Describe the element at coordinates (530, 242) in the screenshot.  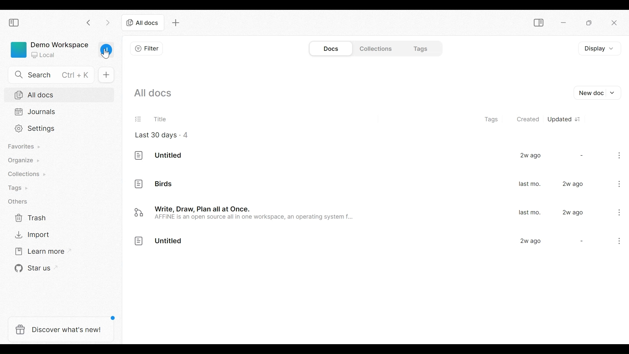
I see `2w ago` at that location.